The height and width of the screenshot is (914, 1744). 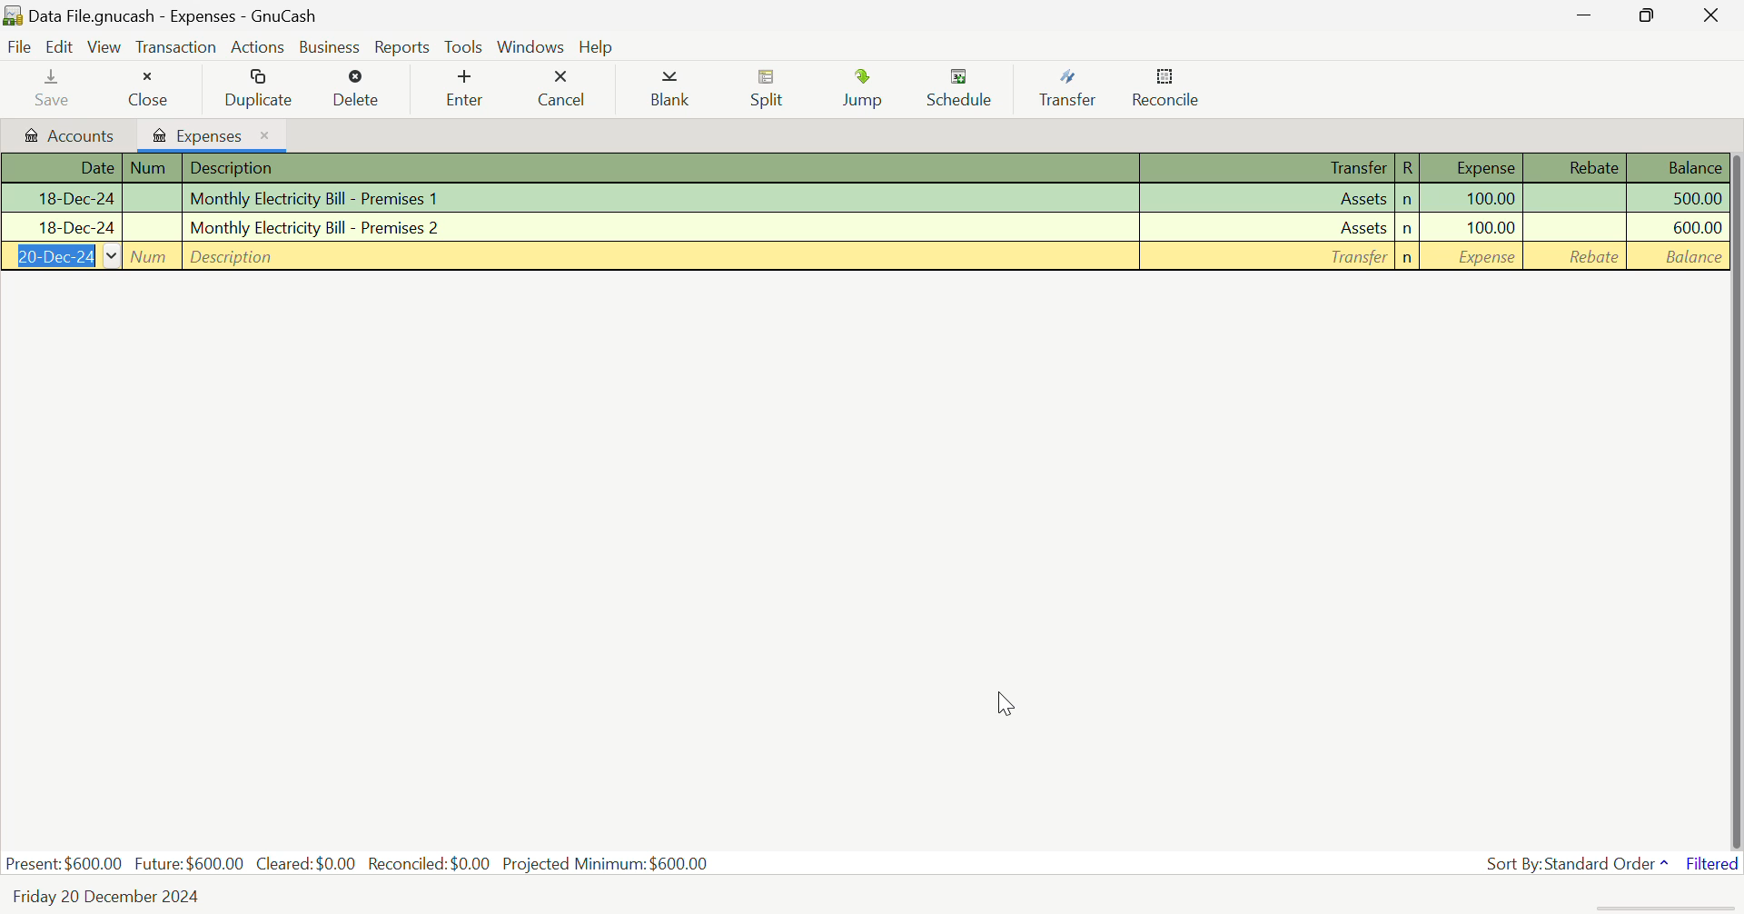 What do you see at coordinates (154, 89) in the screenshot?
I see `Close` at bounding box center [154, 89].